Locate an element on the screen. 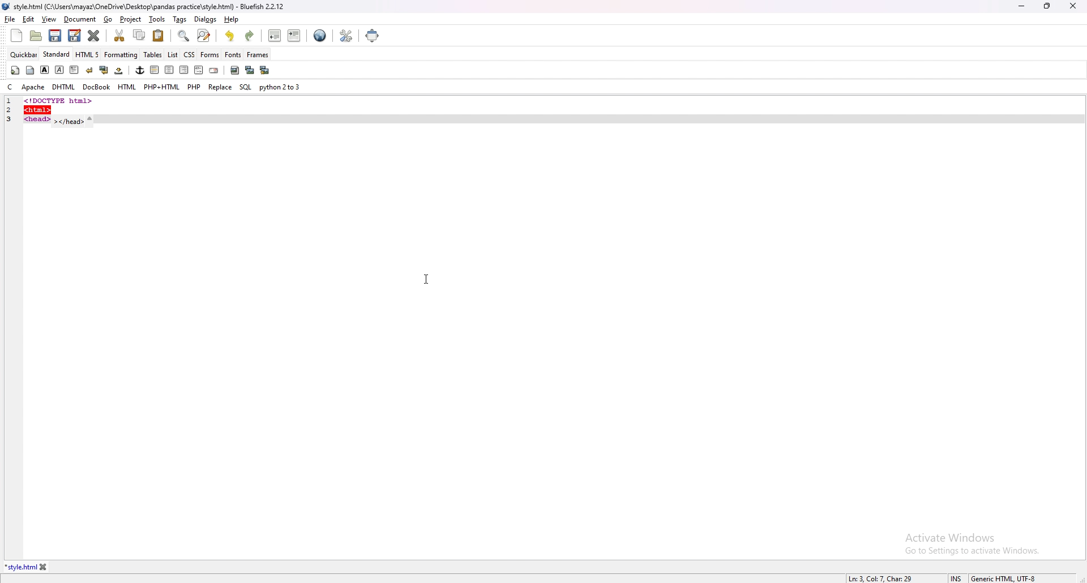 This screenshot has width=1087, height=583. redo is located at coordinates (249, 36).